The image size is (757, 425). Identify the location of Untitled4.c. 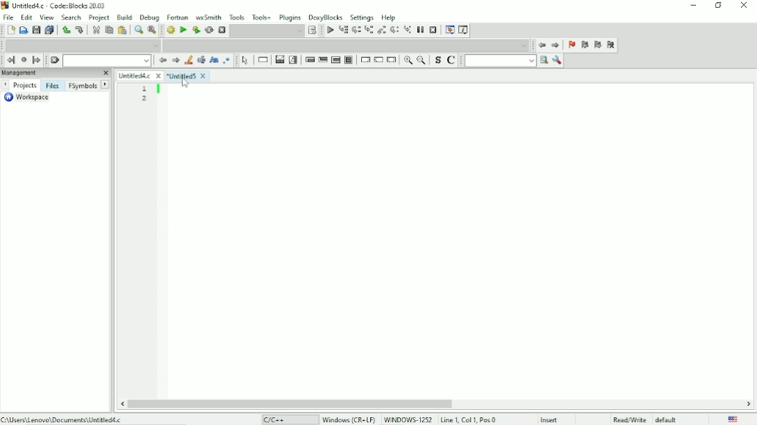
(139, 75).